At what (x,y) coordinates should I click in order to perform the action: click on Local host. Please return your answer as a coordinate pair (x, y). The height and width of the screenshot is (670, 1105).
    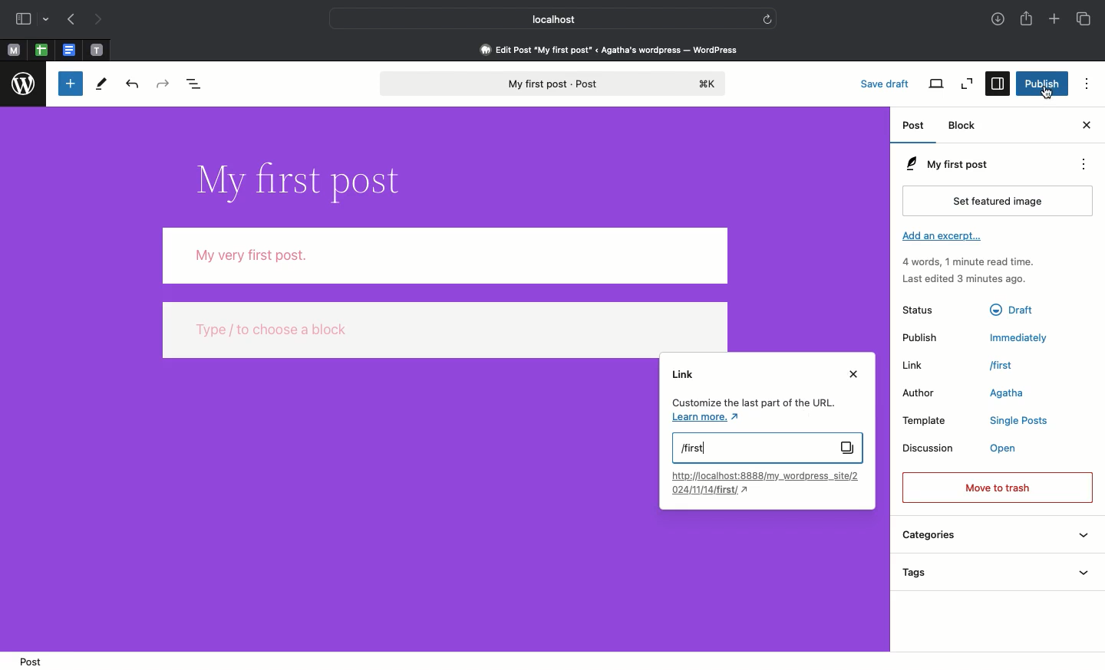
    Looking at the image, I should click on (542, 17).